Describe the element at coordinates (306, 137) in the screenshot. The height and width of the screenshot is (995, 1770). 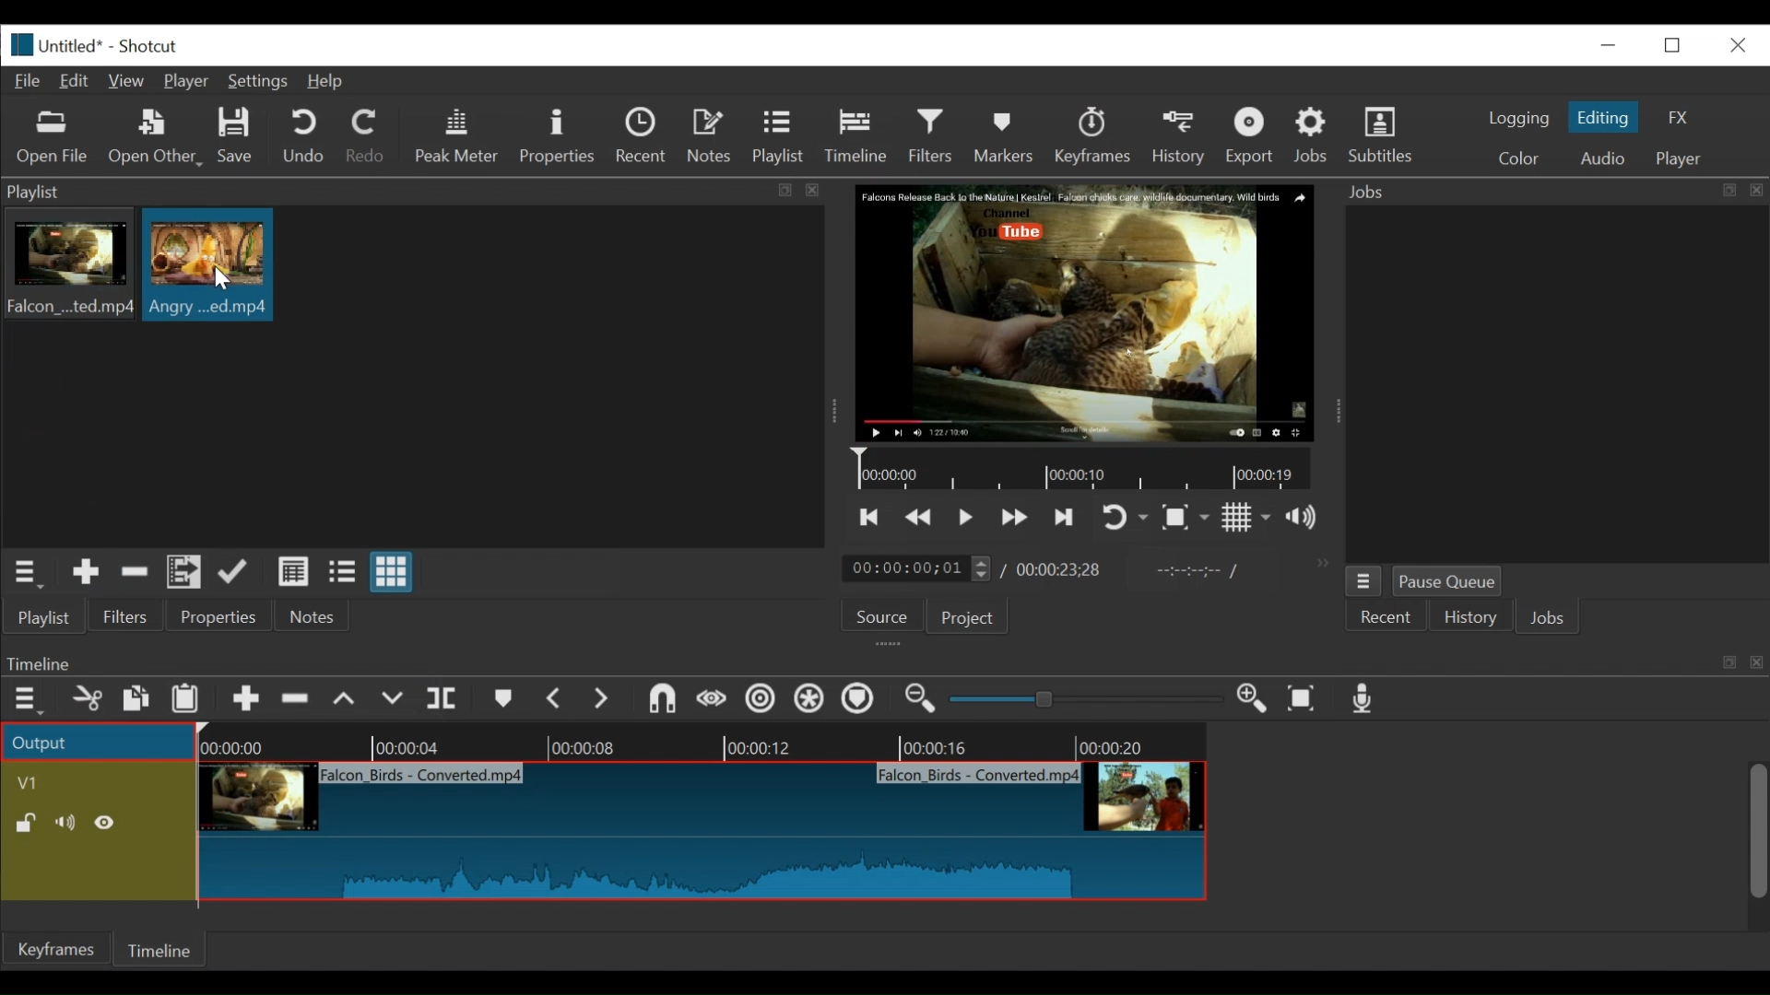
I see `Undo` at that location.